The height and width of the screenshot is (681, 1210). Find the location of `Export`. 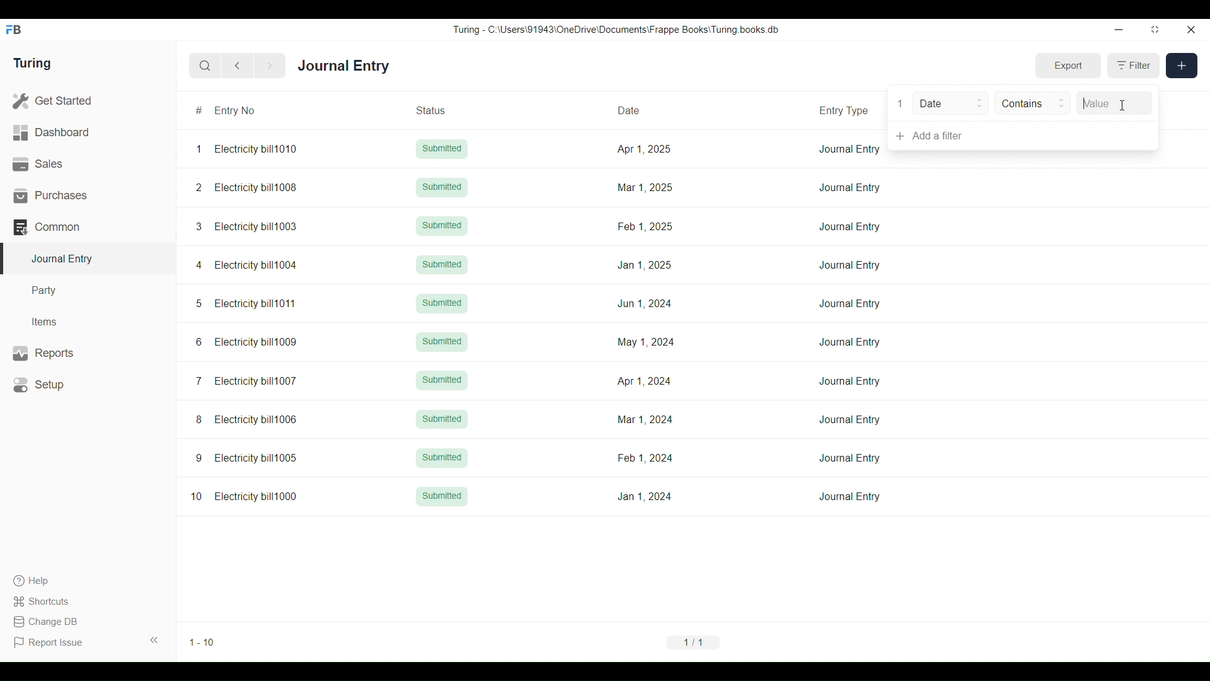

Export is located at coordinates (1069, 66).